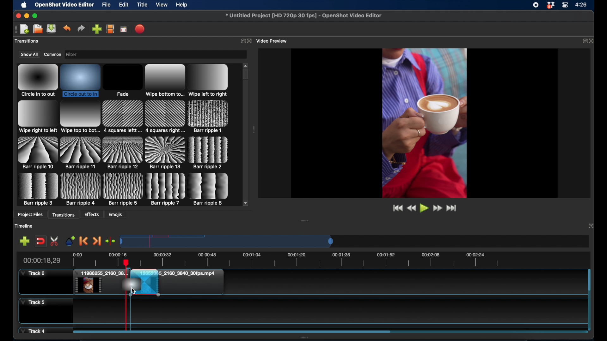  What do you see at coordinates (70, 241) in the screenshot?
I see `add marker` at bounding box center [70, 241].